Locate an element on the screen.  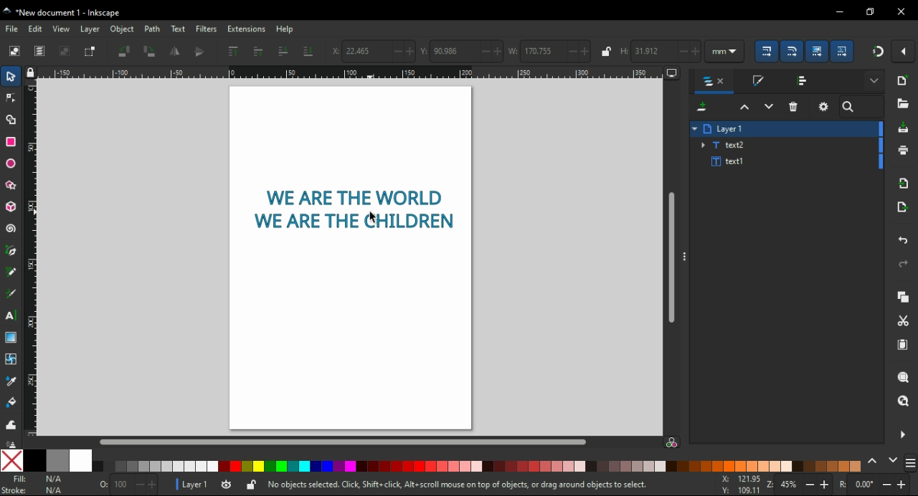
keyboard shortcuts and usage hints is located at coordinates (475, 485).